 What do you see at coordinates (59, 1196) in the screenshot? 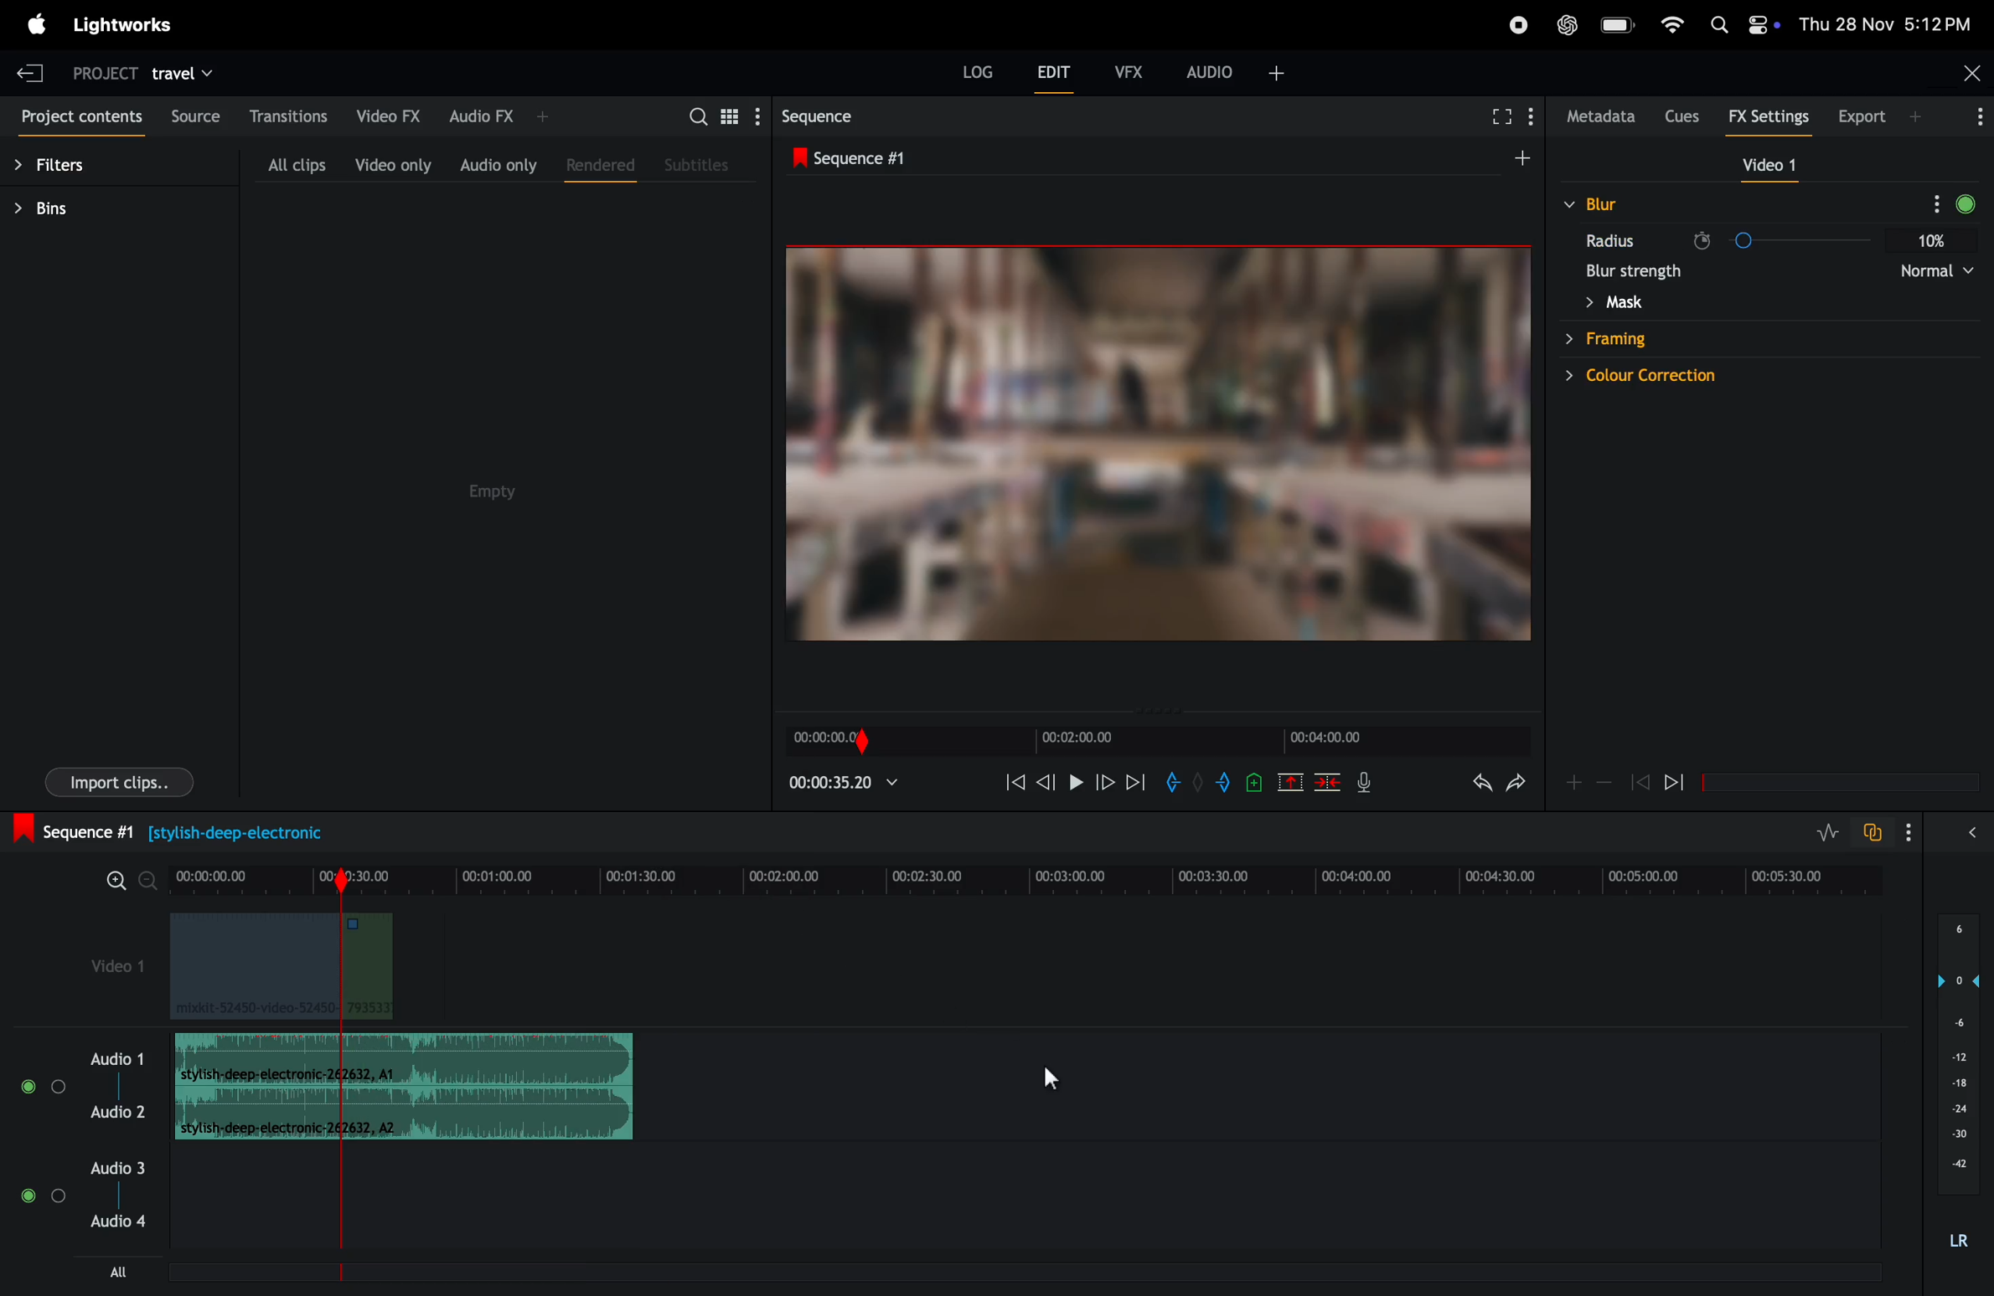
I see `Toggle` at bounding box center [59, 1196].